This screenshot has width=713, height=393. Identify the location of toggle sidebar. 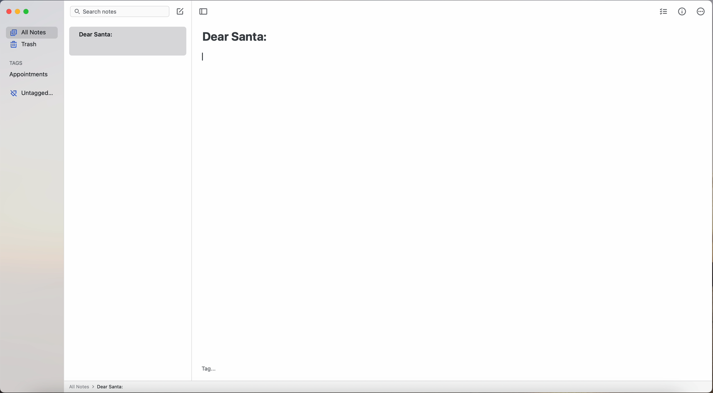
(203, 12).